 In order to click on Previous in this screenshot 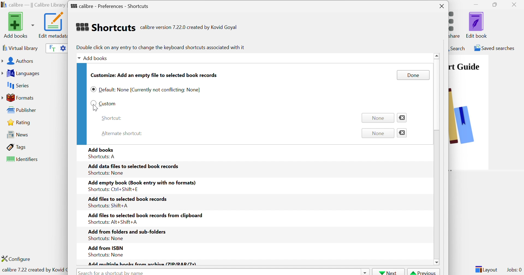, I will do `click(424, 272)`.